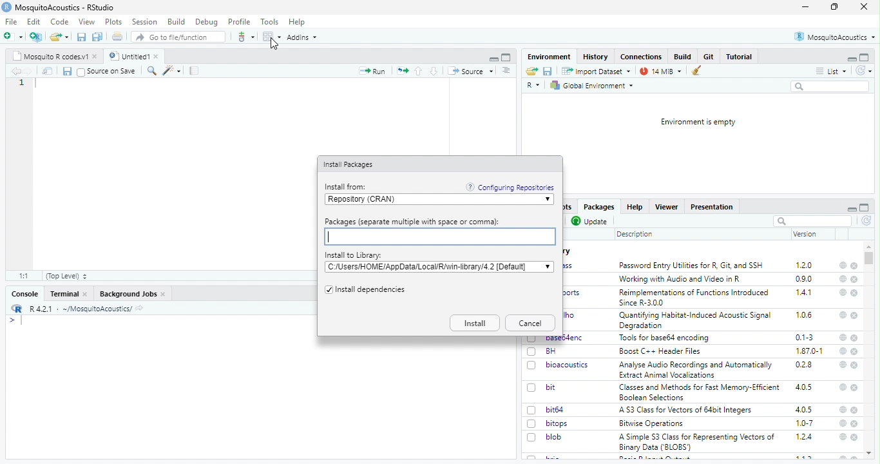 The height and width of the screenshot is (464, 880). I want to click on 1870-1, so click(810, 351).